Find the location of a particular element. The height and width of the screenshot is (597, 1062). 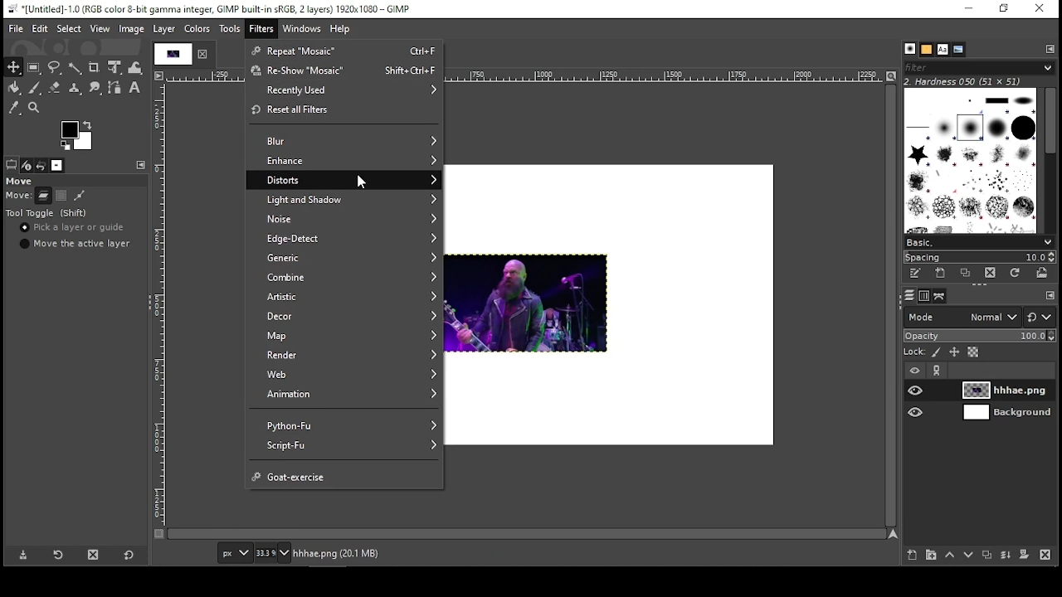

distorts is located at coordinates (342, 180).